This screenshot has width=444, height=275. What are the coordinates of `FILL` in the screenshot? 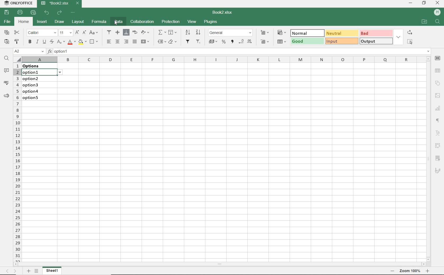 It's located at (173, 32).